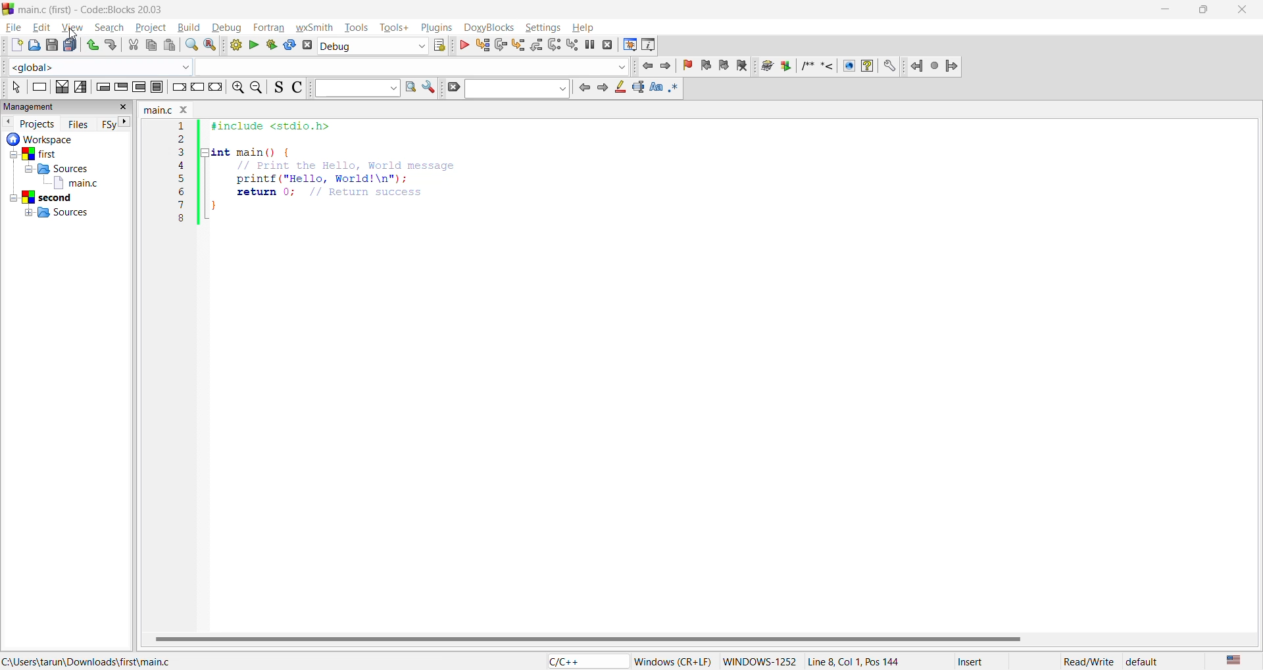 This screenshot has height=670, width=1263. Describe the element at coordinates (575, 45) in the screenshot. I see `step into instruction` at that location.